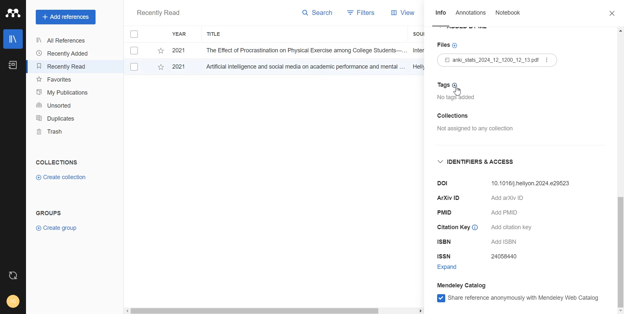 The height and width of the screenshot is (314, 624). What do you see at coordinates (63, 53) in the screenshot?
I see `Recently Added` at bounding box center [63, 53].